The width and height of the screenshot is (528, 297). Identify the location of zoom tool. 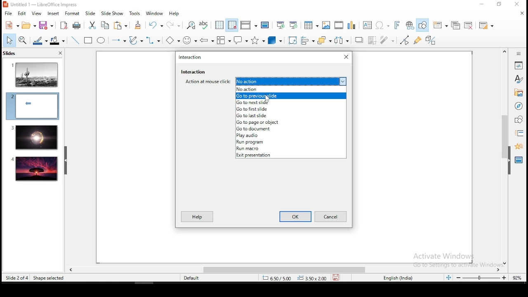
(23, 41).